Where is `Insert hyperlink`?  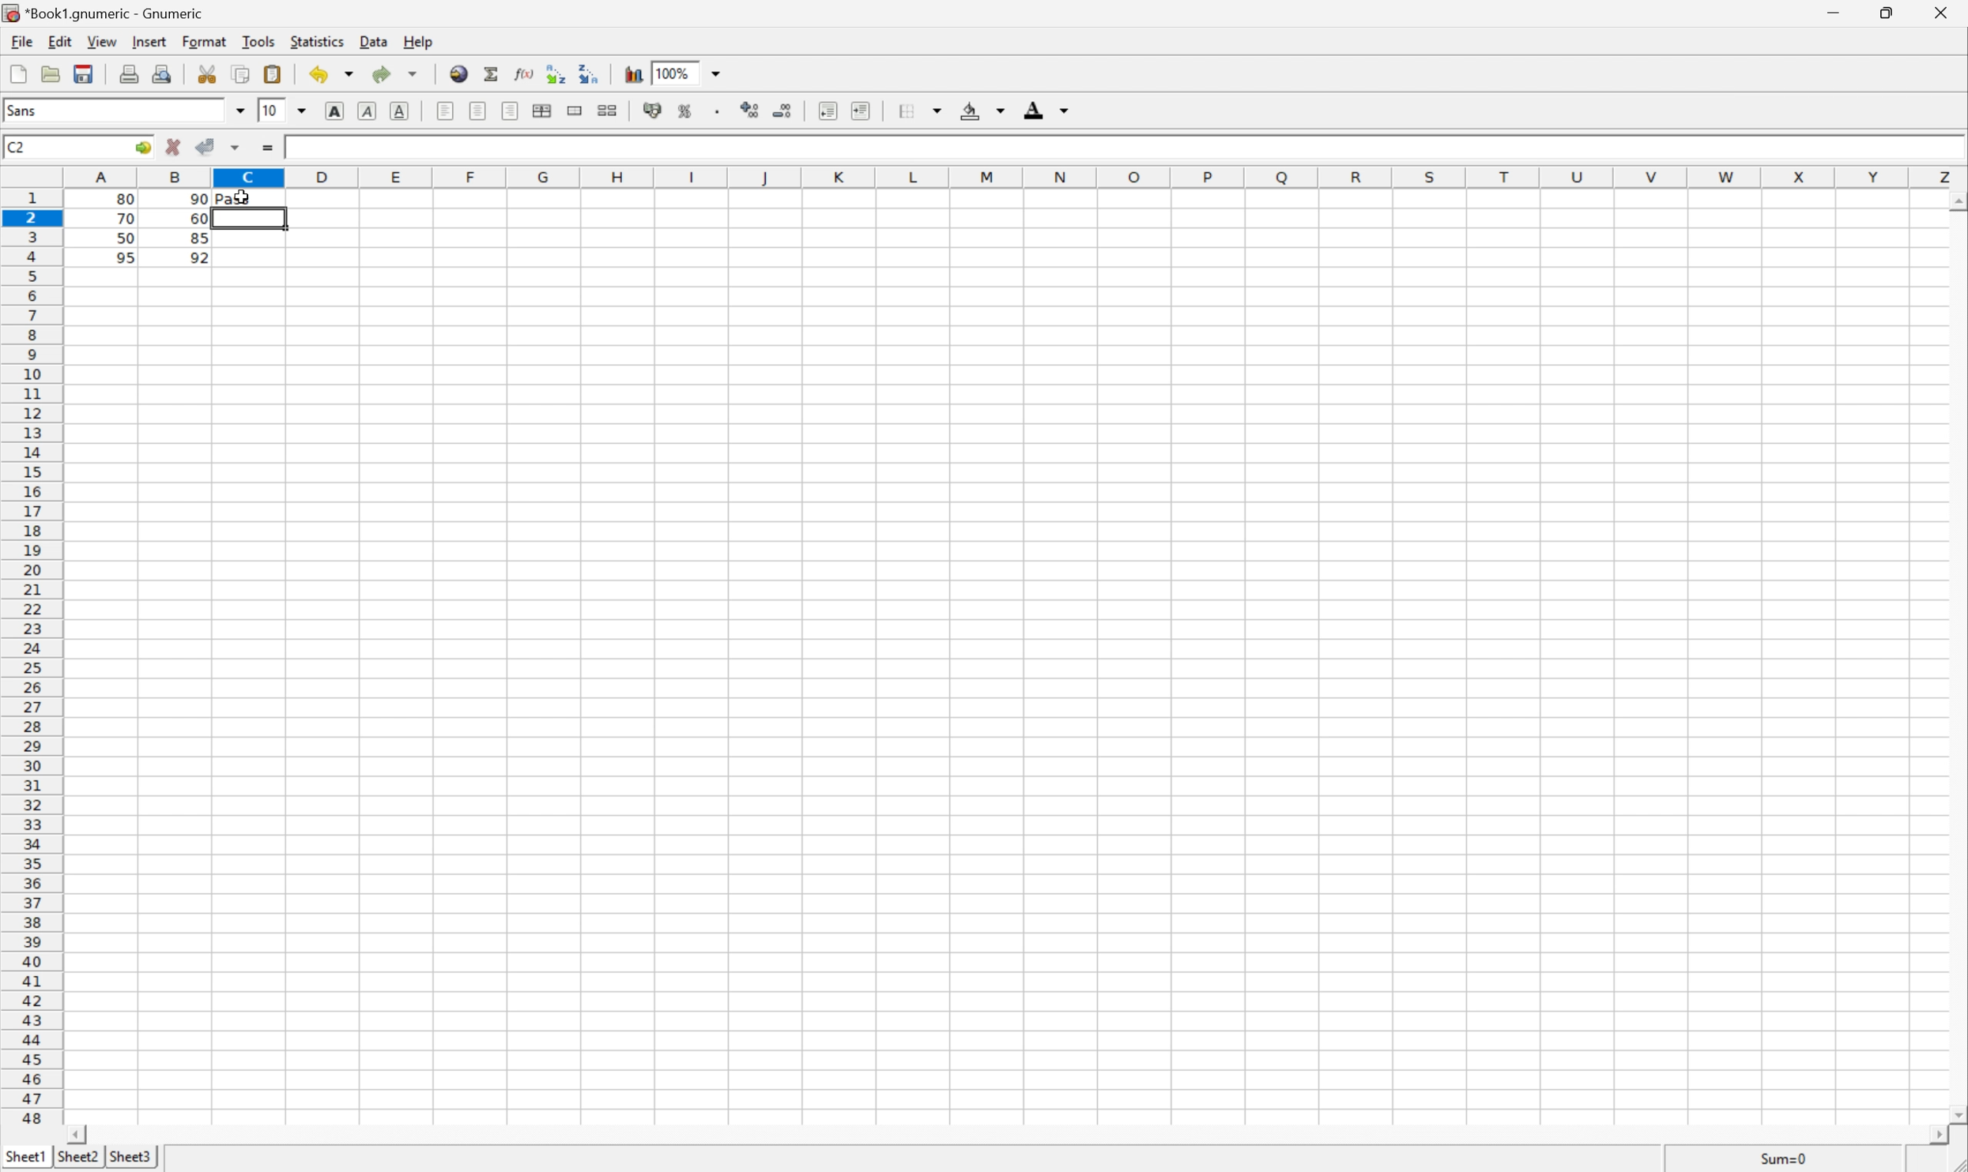 Insert hyperlink is located at coordinates (459, 71).